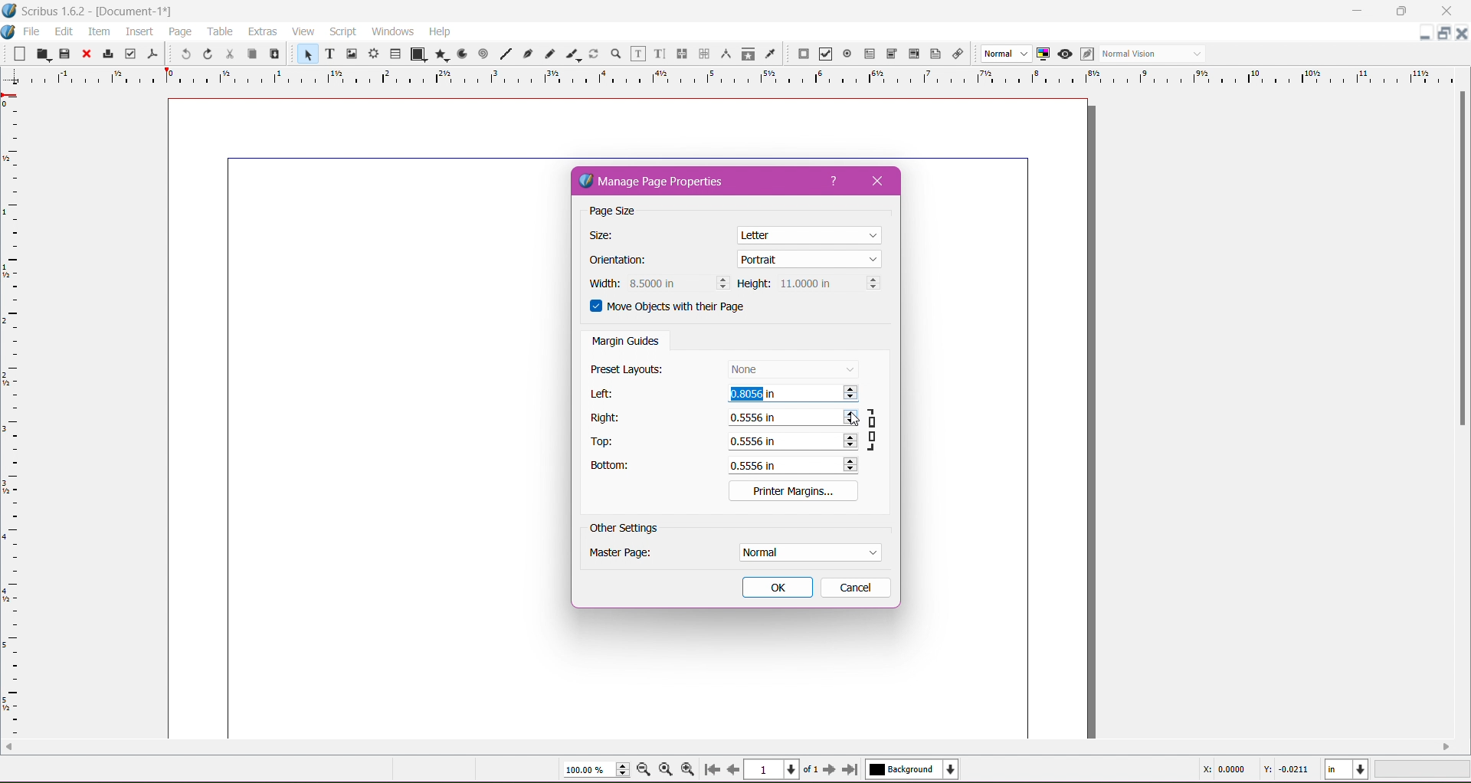  I want to click on Select the current unit, so click(1347, 770).